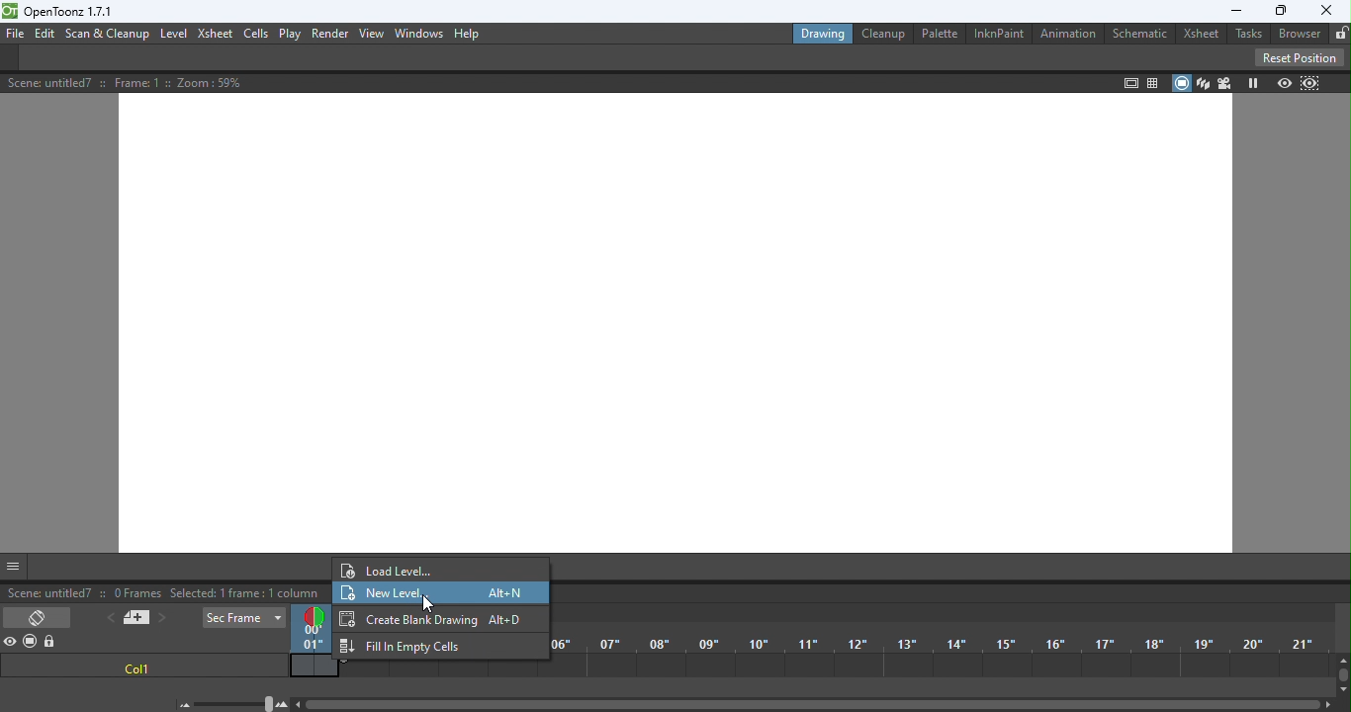  I want to click on Window , so click(419, 33).